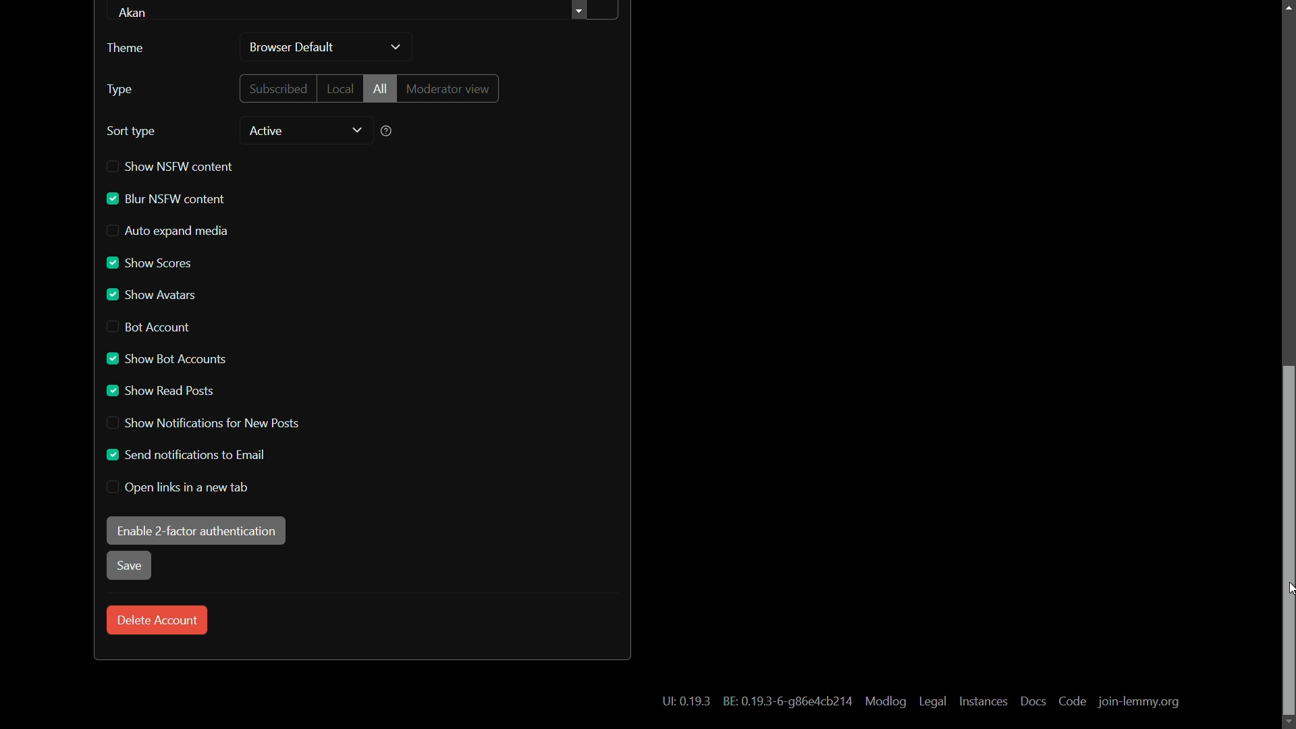 Image resolution: width=1296 pixels, height=729 pixels. What do you see at coordinates (165, 359) in the screenshot?
I see `show bot accounts` at bounding box center [165, 359].